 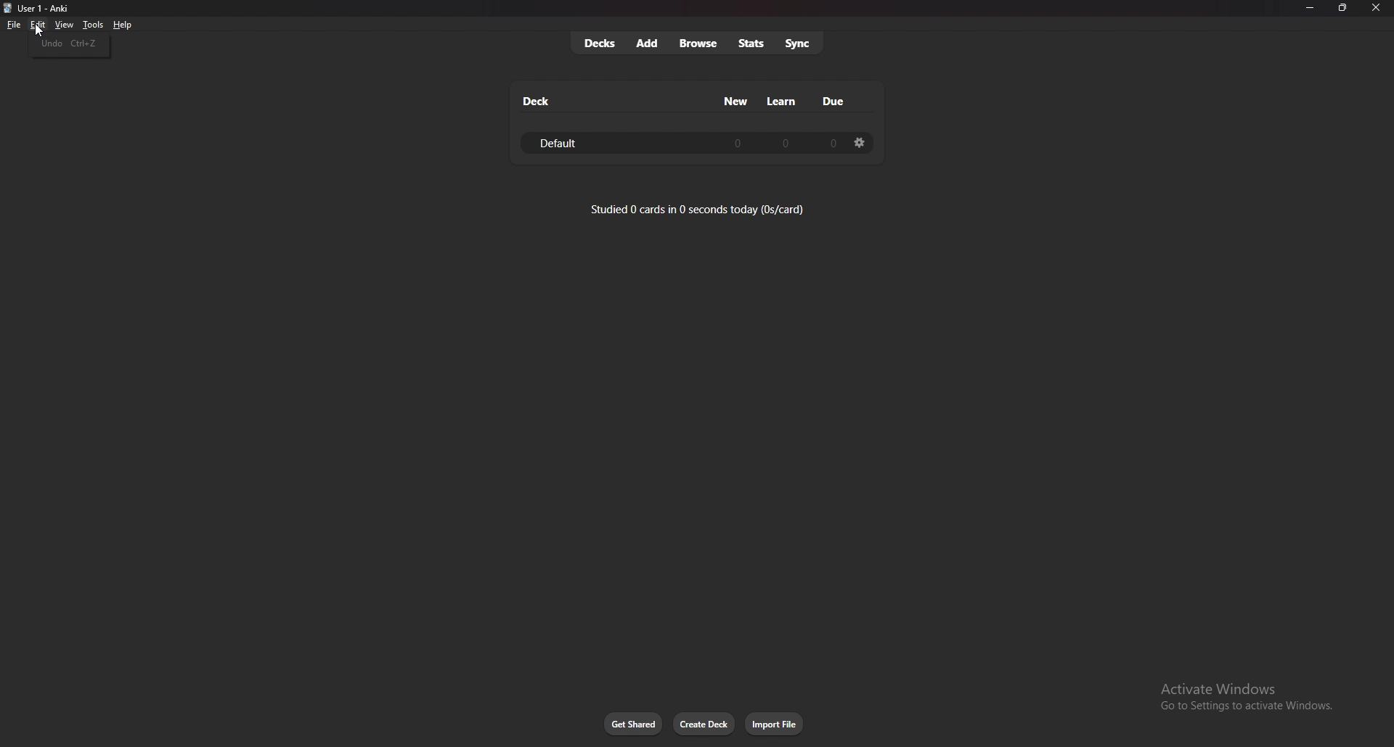 What do you see at coordinates (648, 44) in the screenshot?
I see `add` at bounding box center [648, 44].